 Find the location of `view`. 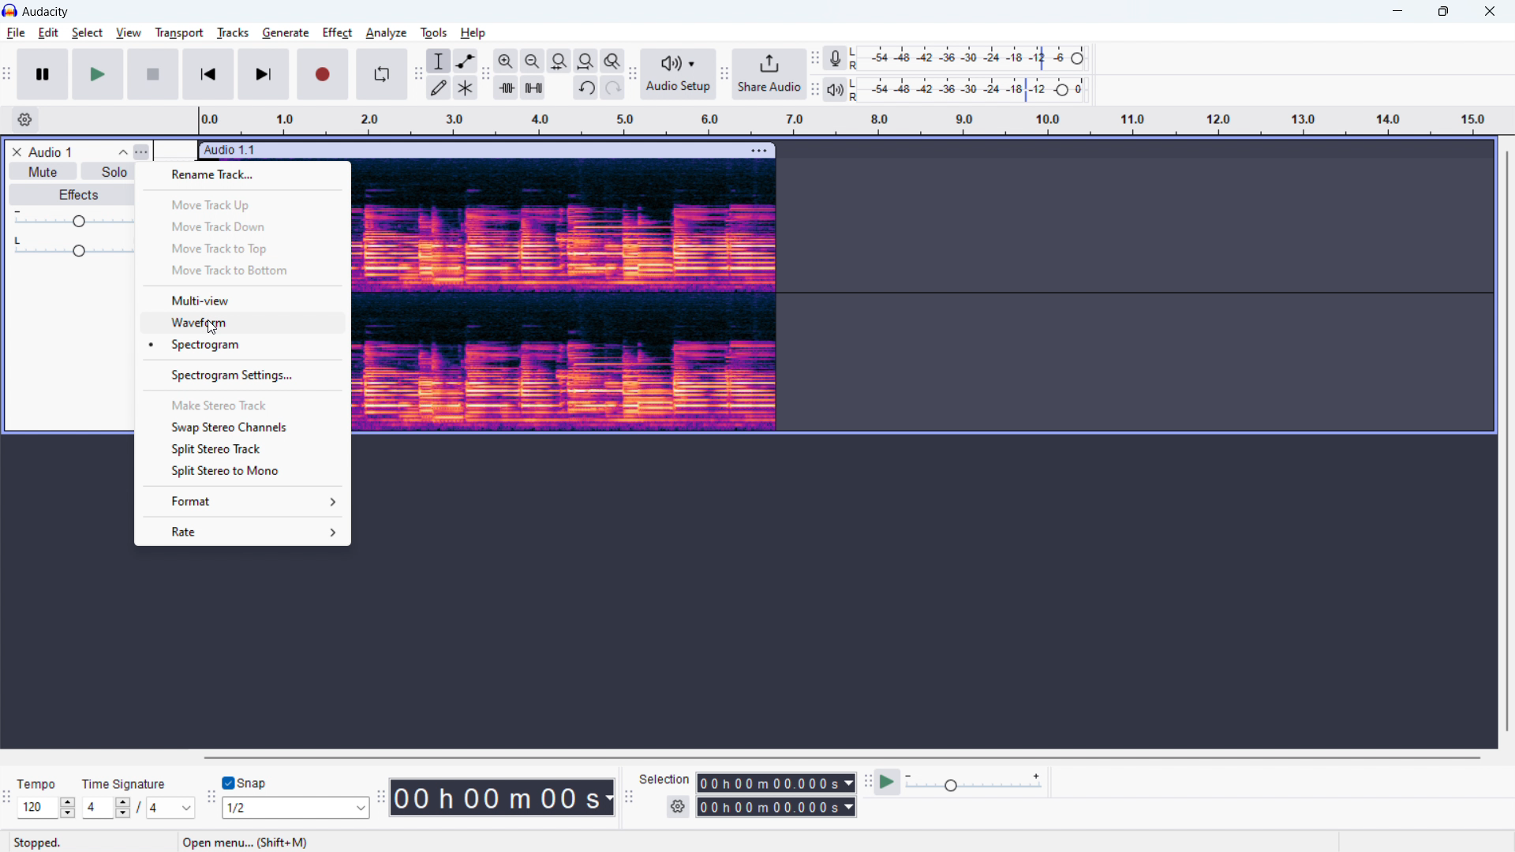

view is located at coordinates (128, 32).